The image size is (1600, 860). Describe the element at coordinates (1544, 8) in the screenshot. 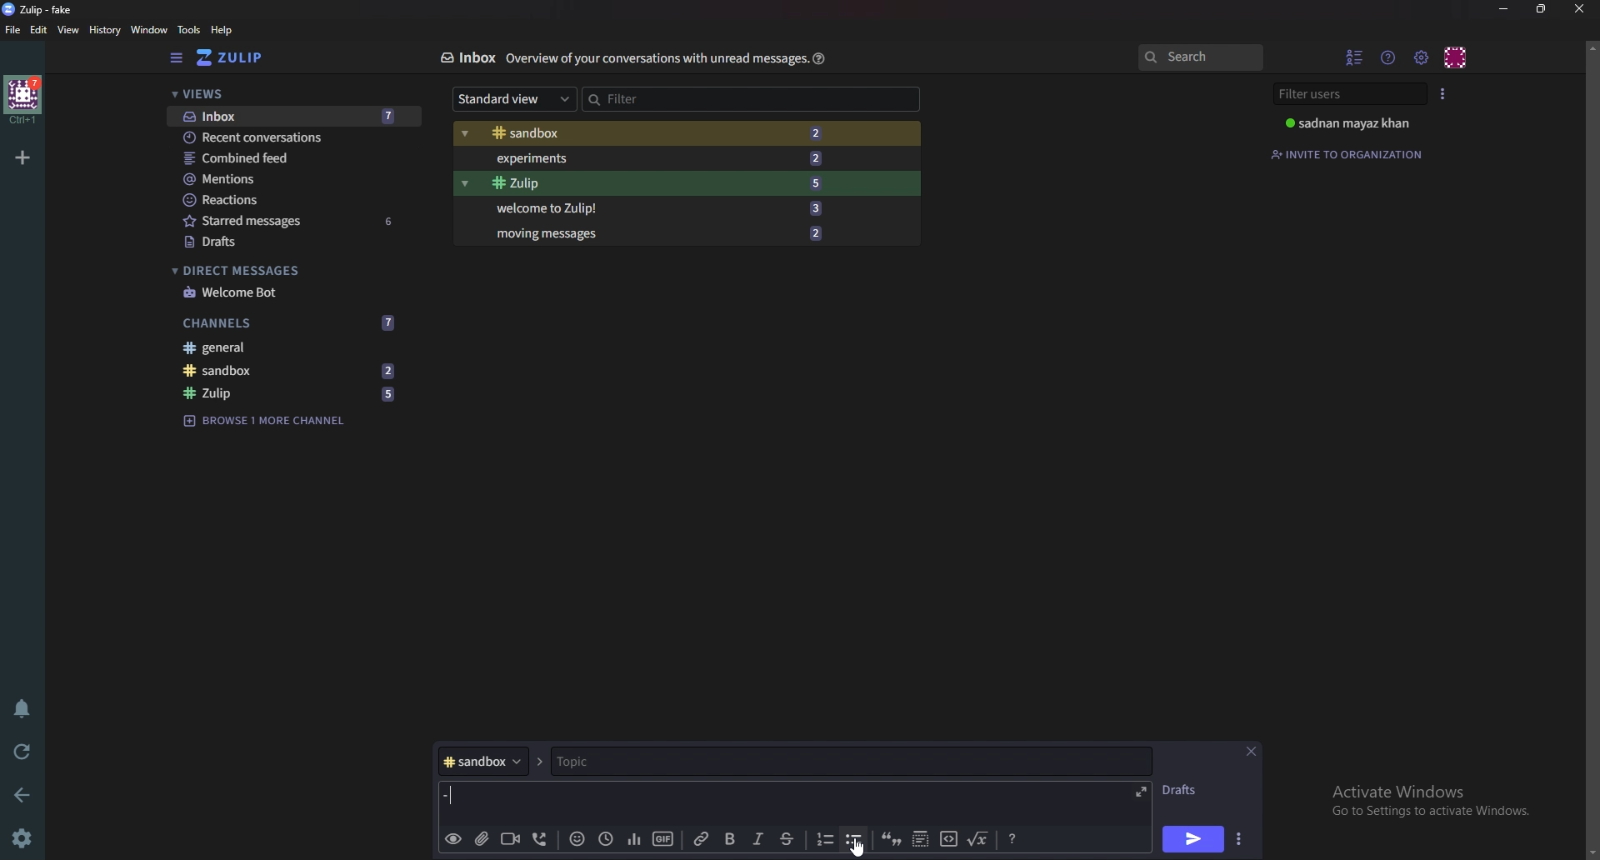

I see `Resize` at that location.